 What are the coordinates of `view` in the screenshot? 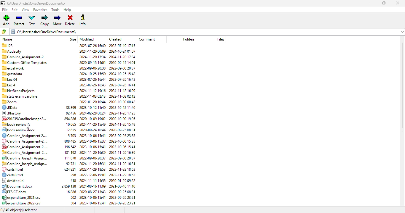 It's located at (25, 10).